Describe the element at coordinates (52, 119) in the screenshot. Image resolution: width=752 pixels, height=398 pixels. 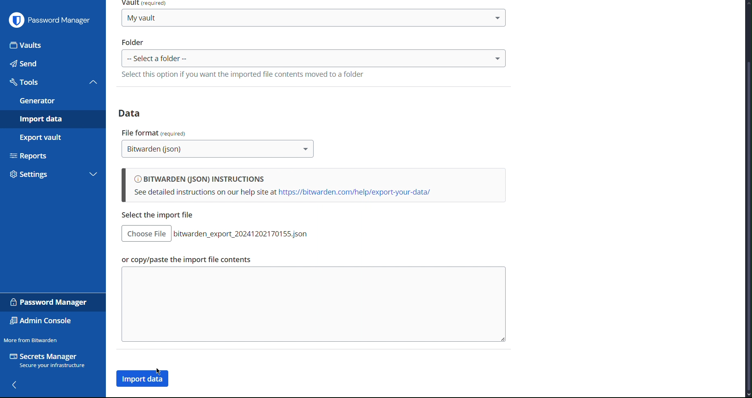
I see `Import data` at that location.